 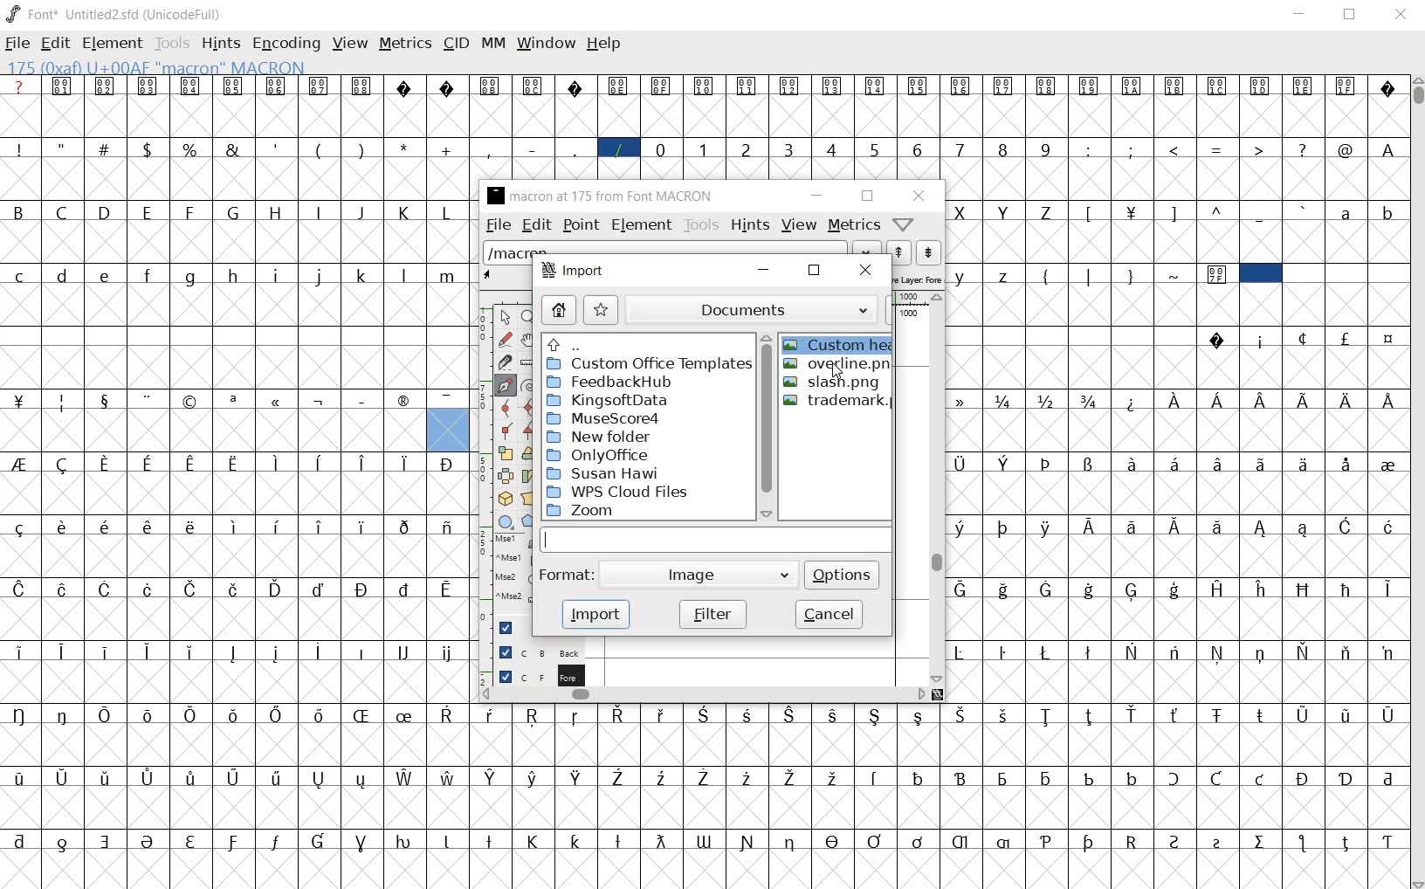 What do you see at coordinates (748, 776) in the screenshot?
I see `Symbol` at bounding box center [748, 776].